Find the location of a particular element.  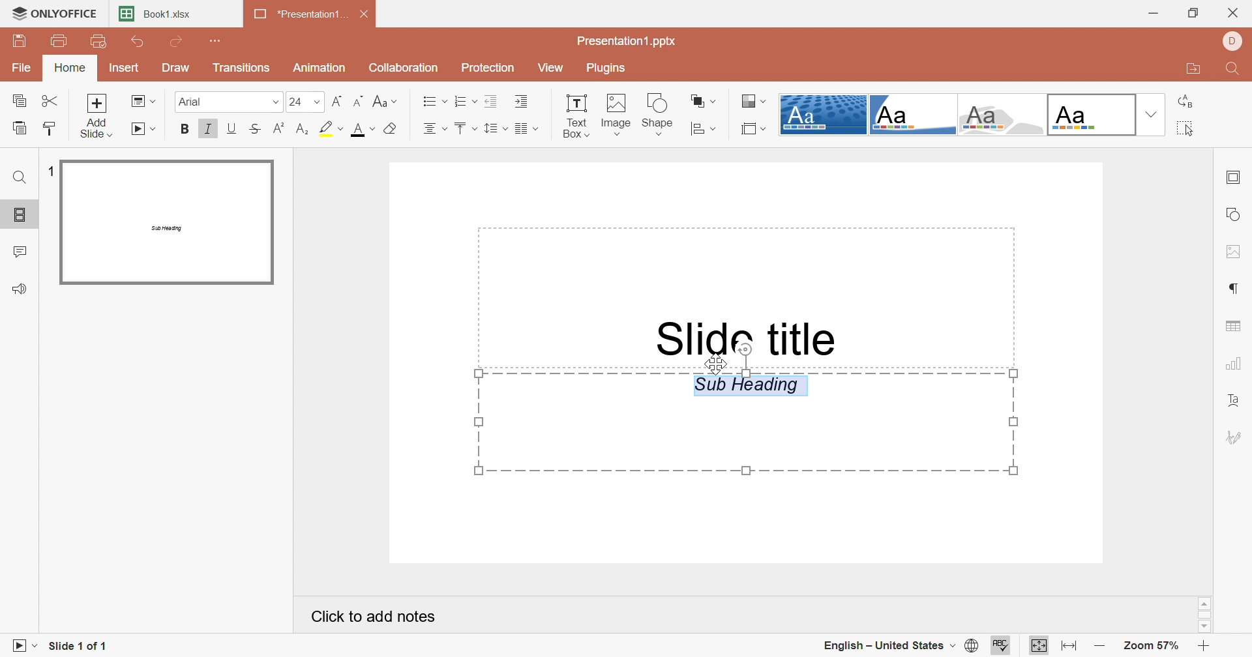

Customize quick access toolbar is located at coordinates (214, 40).